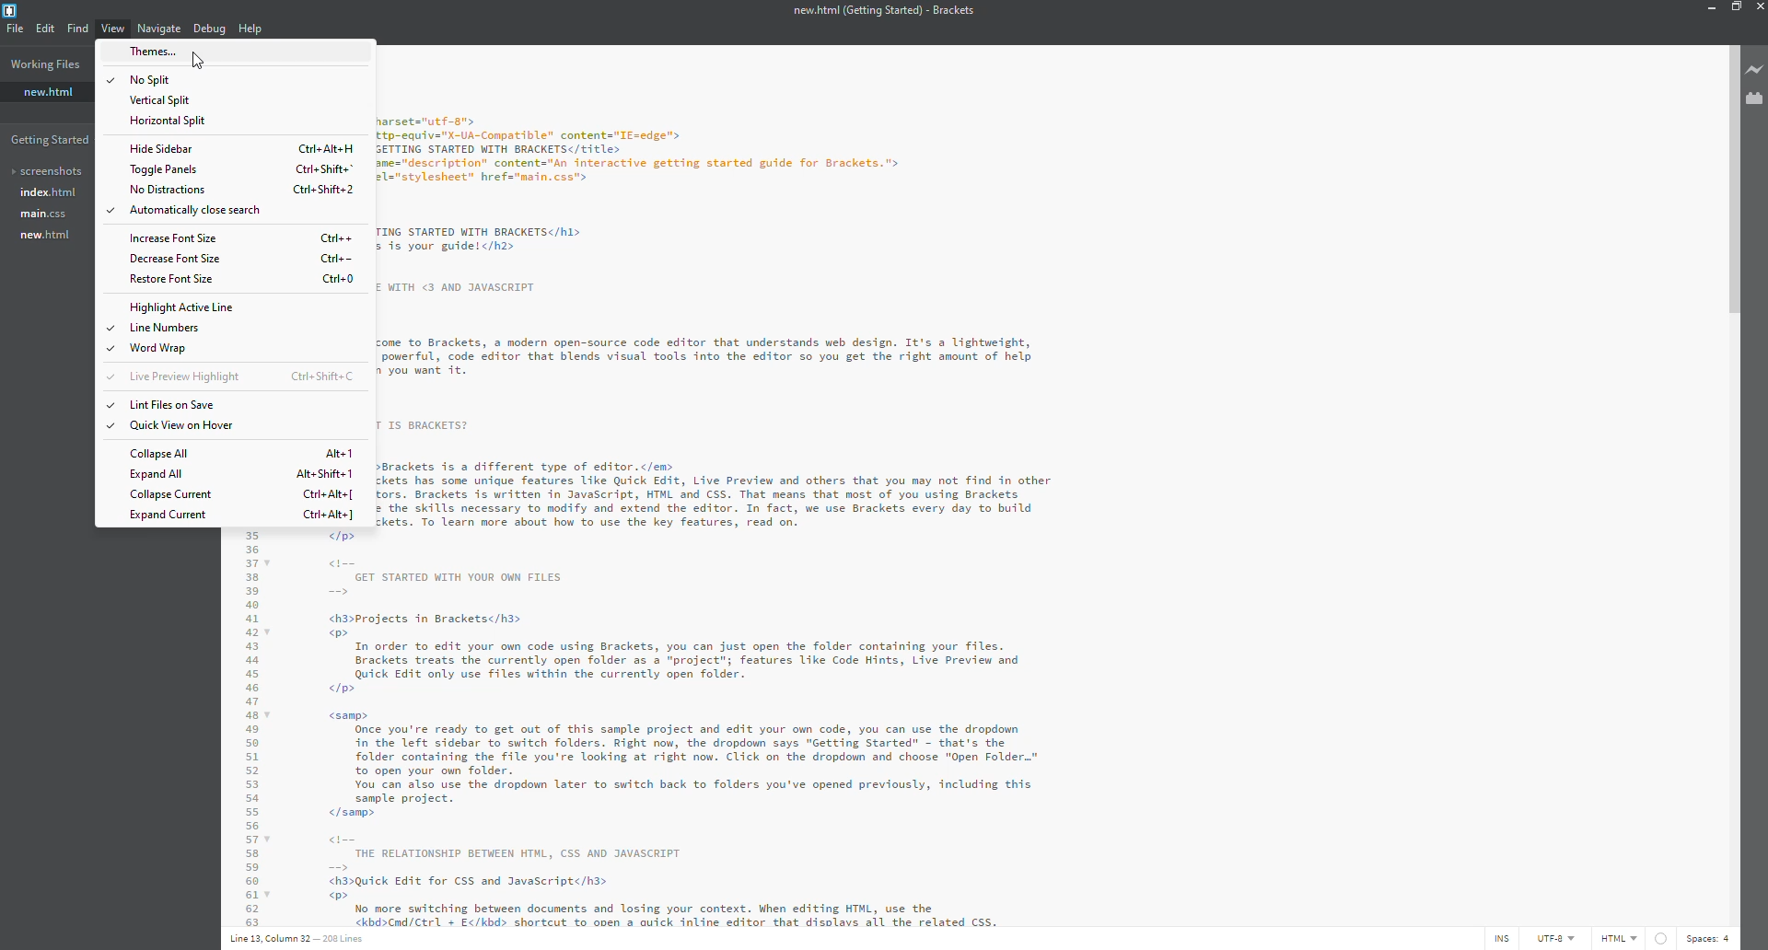 Image resolution: width=1768 pixels, height=950 pixels. Describe the element at coordinates (48, 92) in the screenshot. I see `new` at that location.